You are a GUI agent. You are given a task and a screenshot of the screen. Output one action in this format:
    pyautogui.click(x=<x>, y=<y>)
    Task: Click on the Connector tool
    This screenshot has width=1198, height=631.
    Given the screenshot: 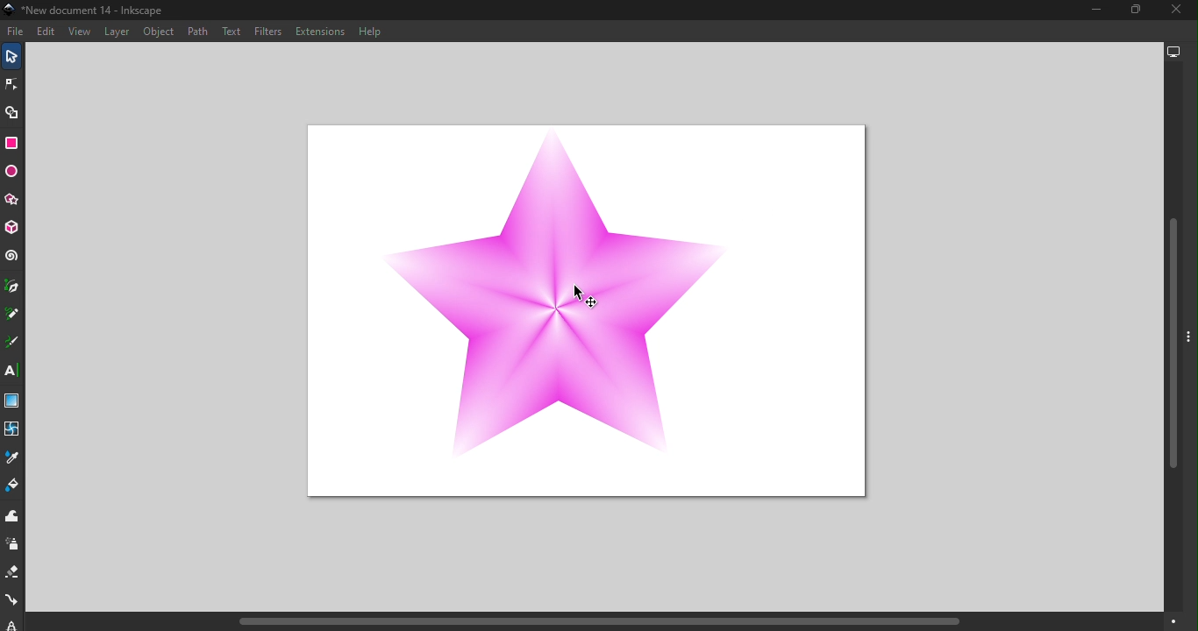 What is the action you would take?
    pyautogui.click(x=12, y=602)
    